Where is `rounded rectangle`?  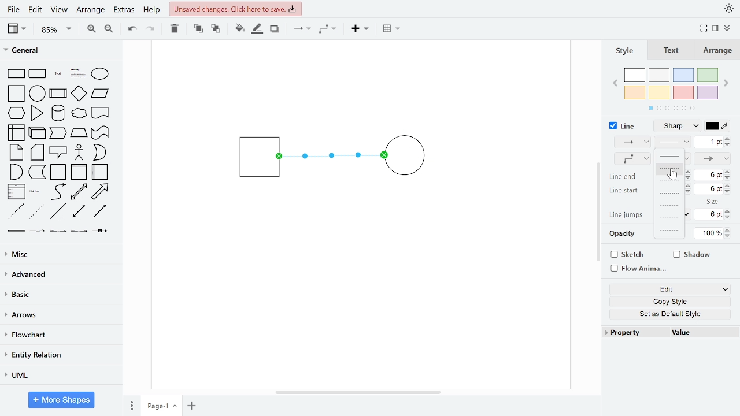
rounded rectangle is located at coordinates (38, 75).